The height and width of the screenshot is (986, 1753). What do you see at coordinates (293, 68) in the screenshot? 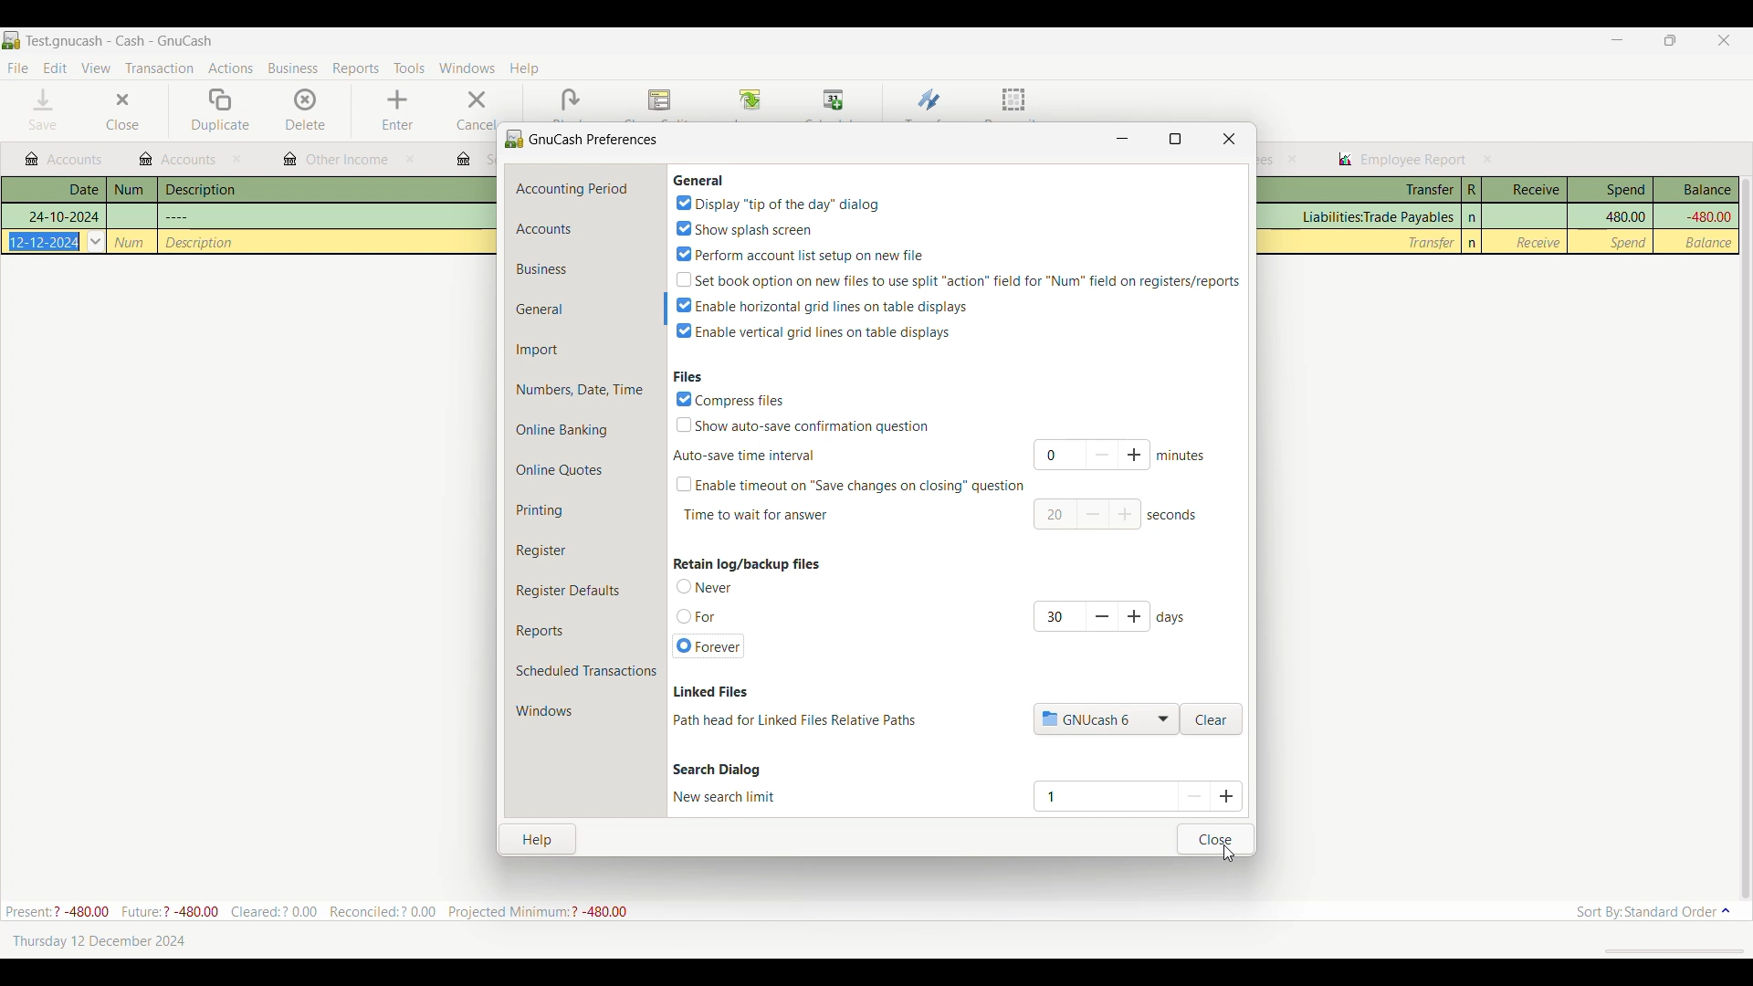
I see `Business menu` at bounding box center [293, 68].